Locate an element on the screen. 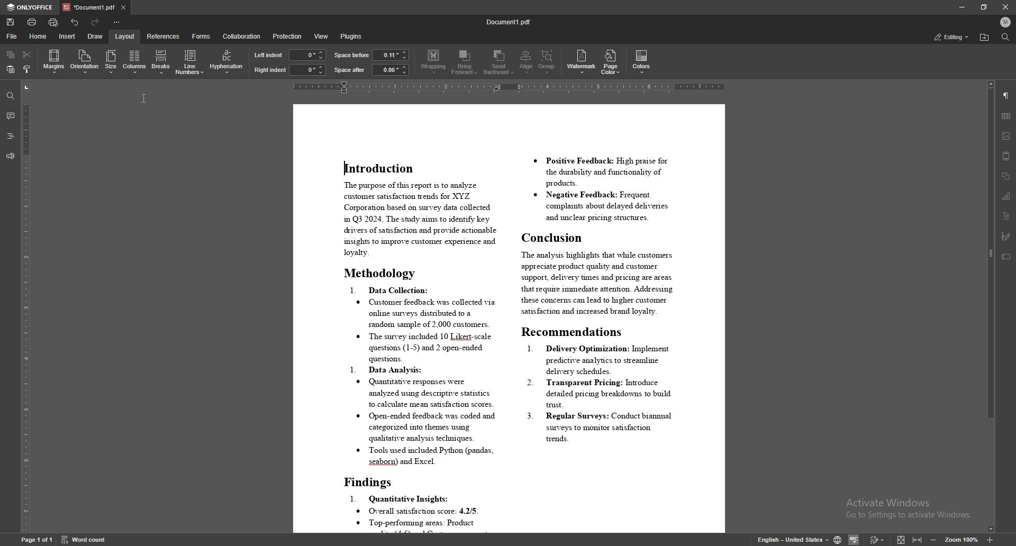 The height and width of the screenshot is (546, 1016). feedback is located at coordinates (11, 156).